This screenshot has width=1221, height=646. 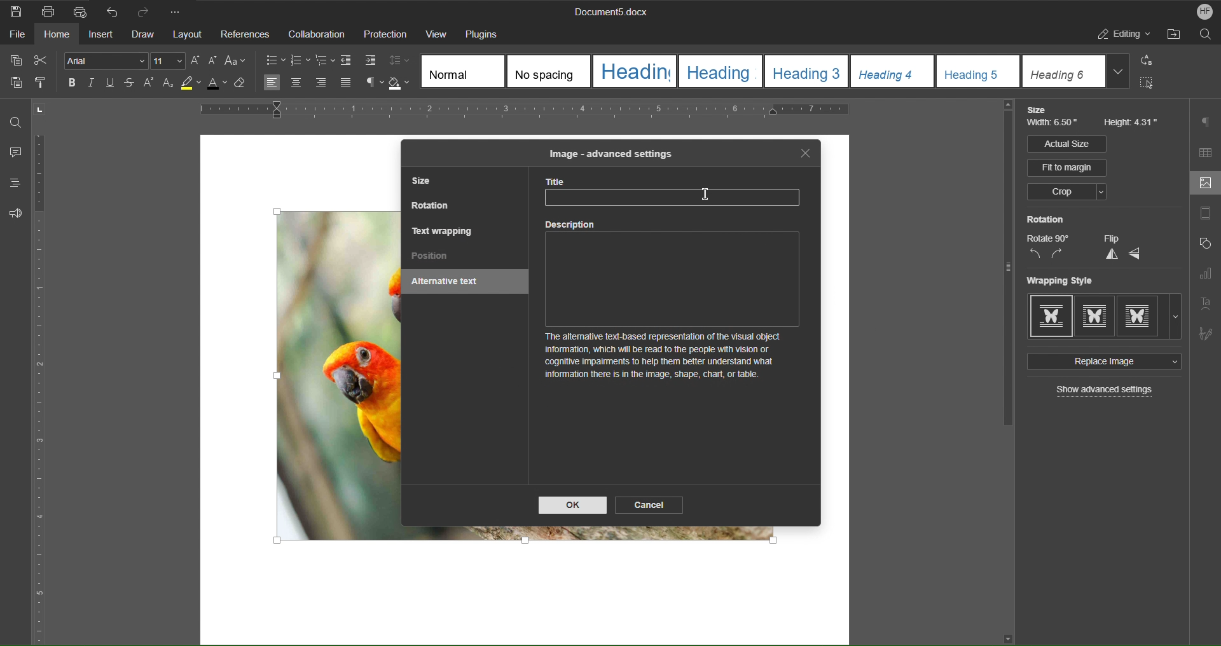 What do you see at coordinates (369, 83) in the screenshot?
I see `Non-Printing Characters` at bounding box center [369, 83].